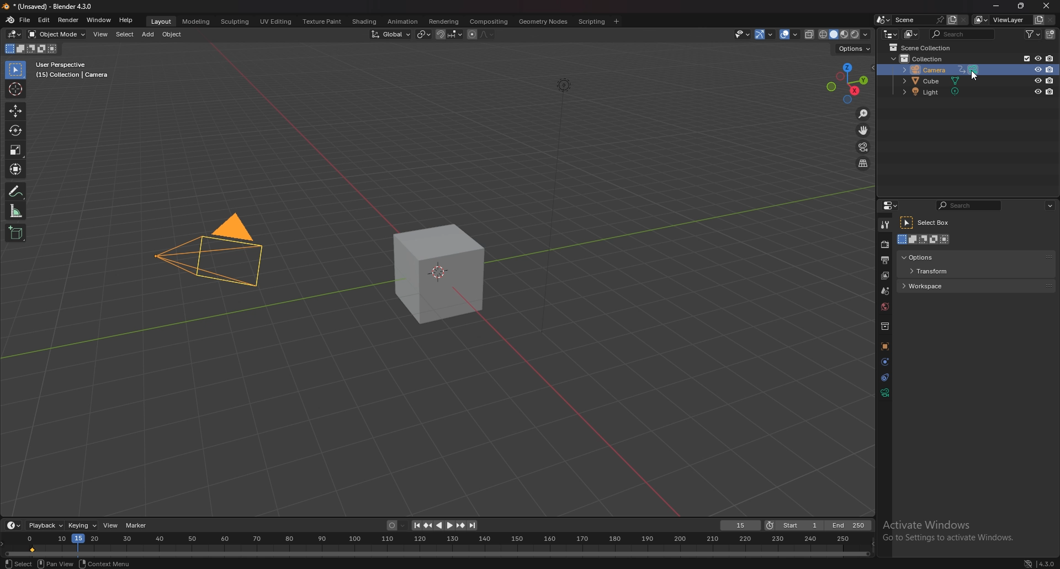  What do you see at coordinates (99, 20) in the screenshot?
I see `window` at bounding box center [99, 20].